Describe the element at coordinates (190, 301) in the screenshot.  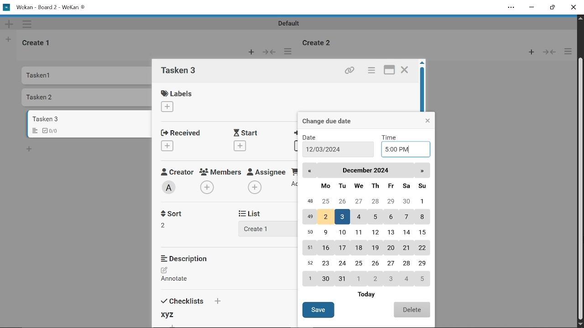
I see `Checklists` at that location.